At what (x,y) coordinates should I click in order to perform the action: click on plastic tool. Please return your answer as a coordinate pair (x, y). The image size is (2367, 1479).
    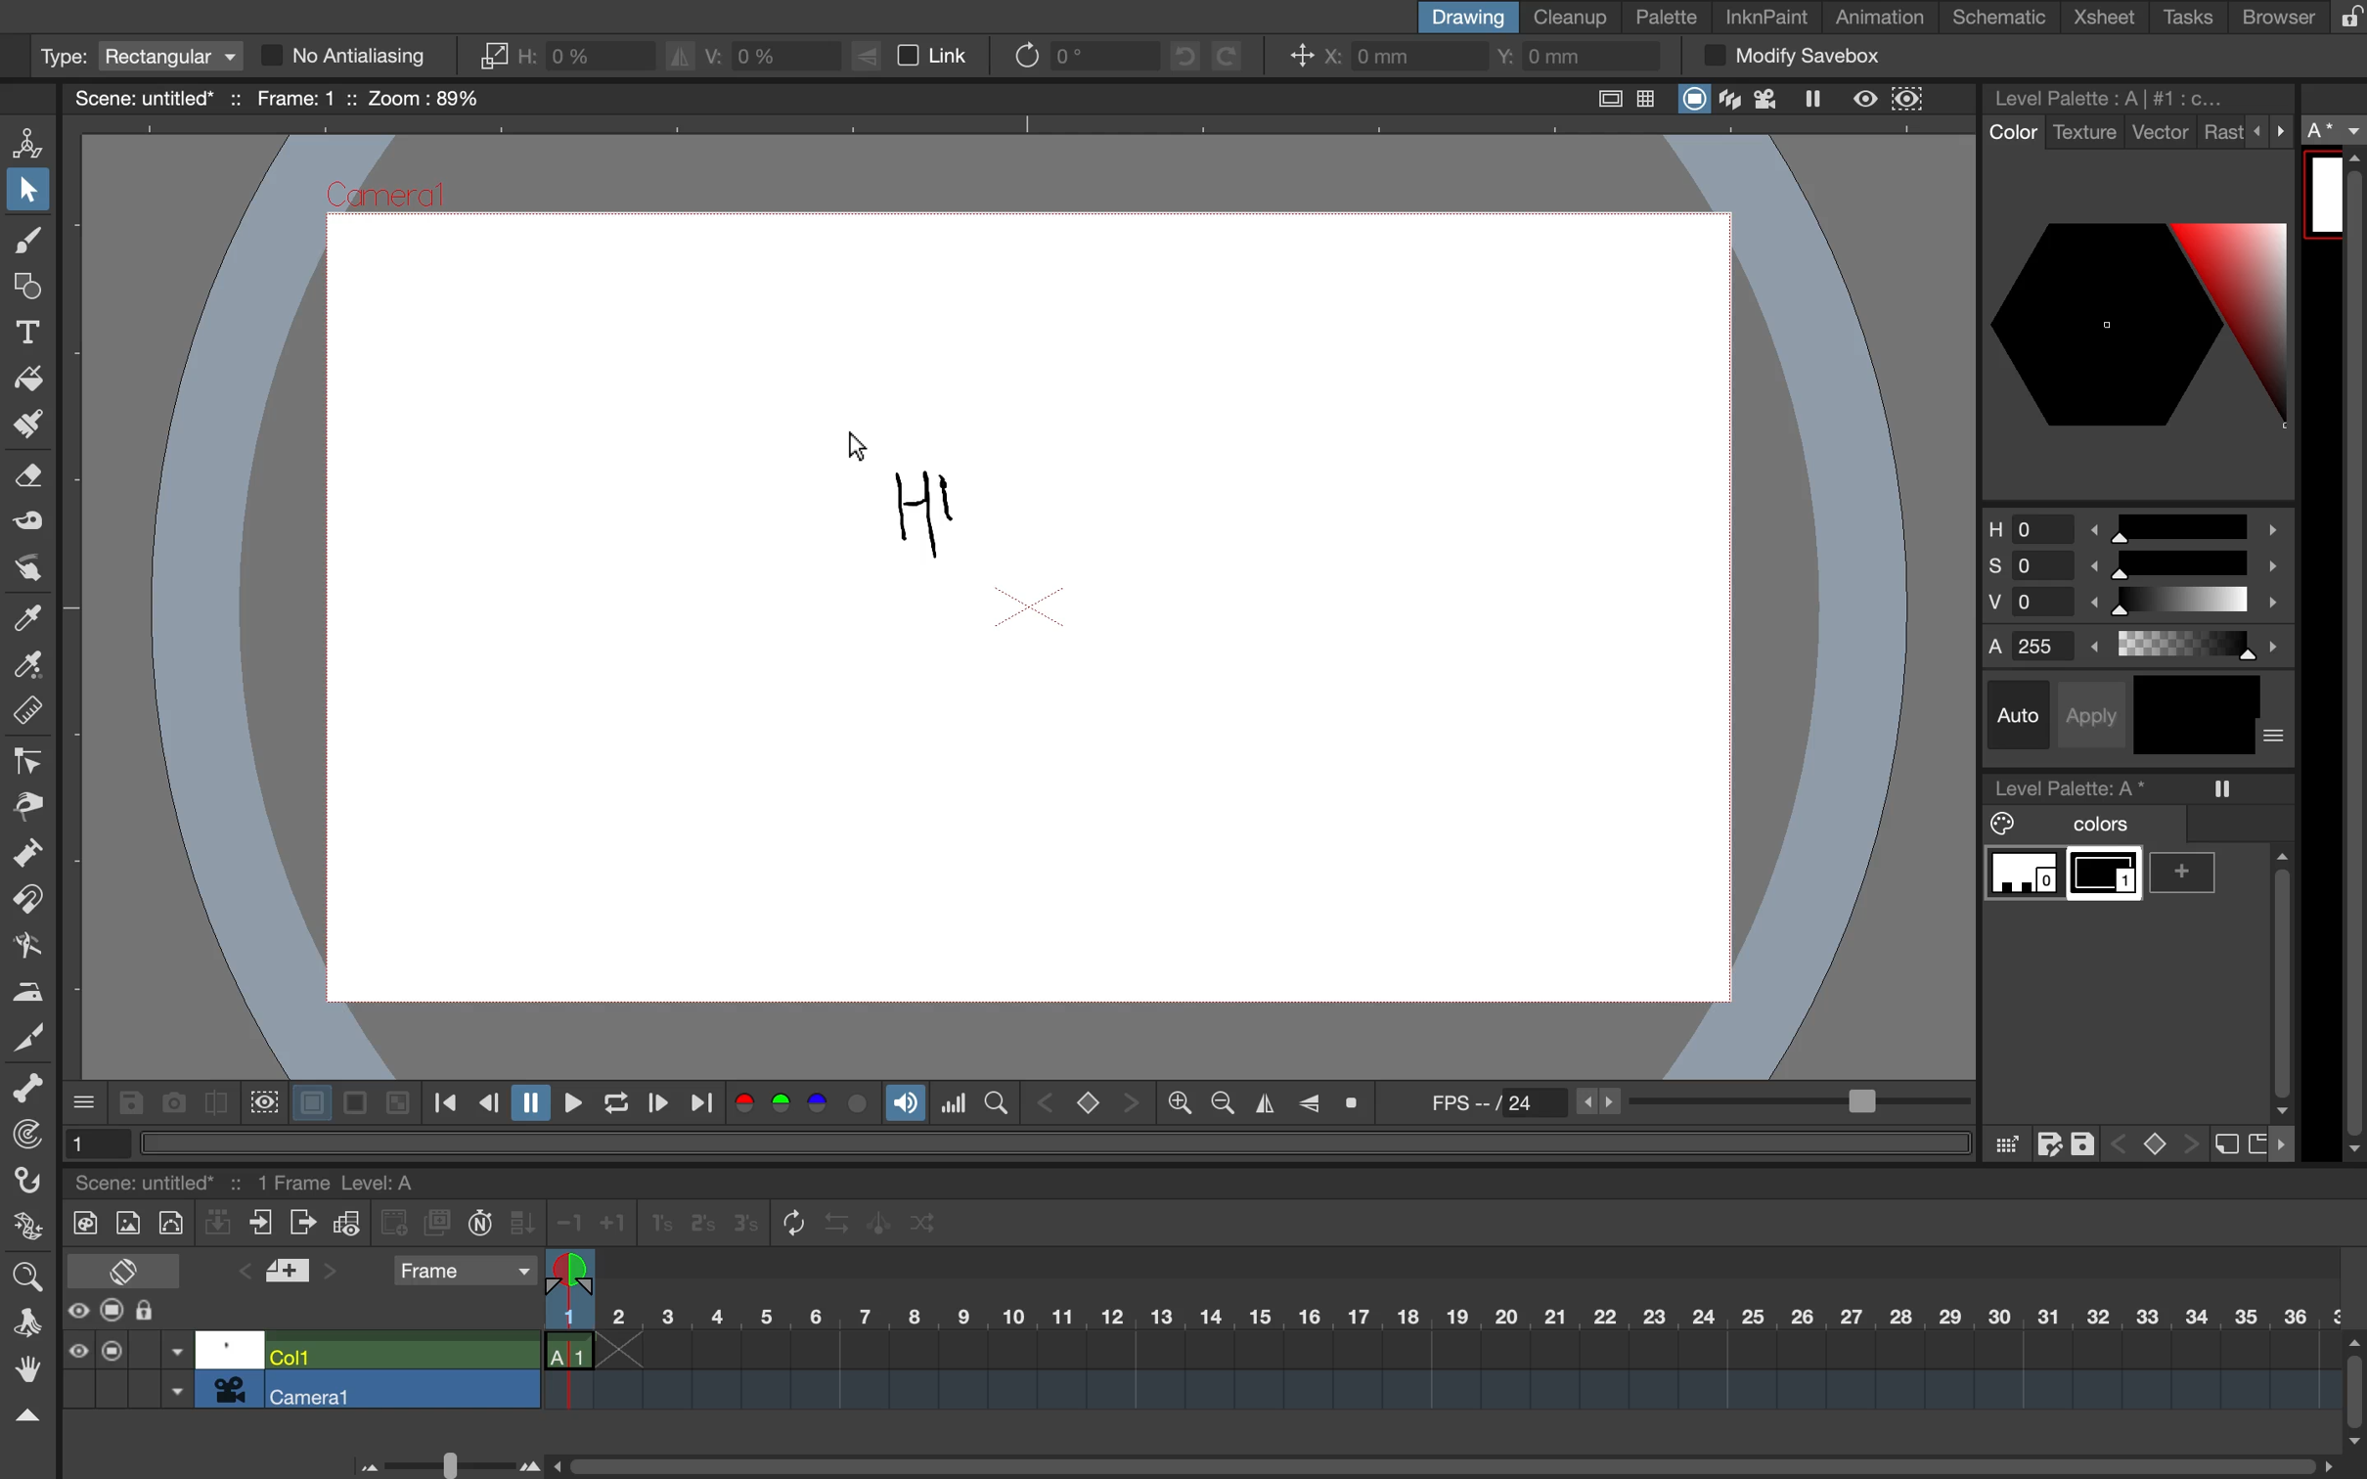
    Looking at the image, I should click on (25, 1230).